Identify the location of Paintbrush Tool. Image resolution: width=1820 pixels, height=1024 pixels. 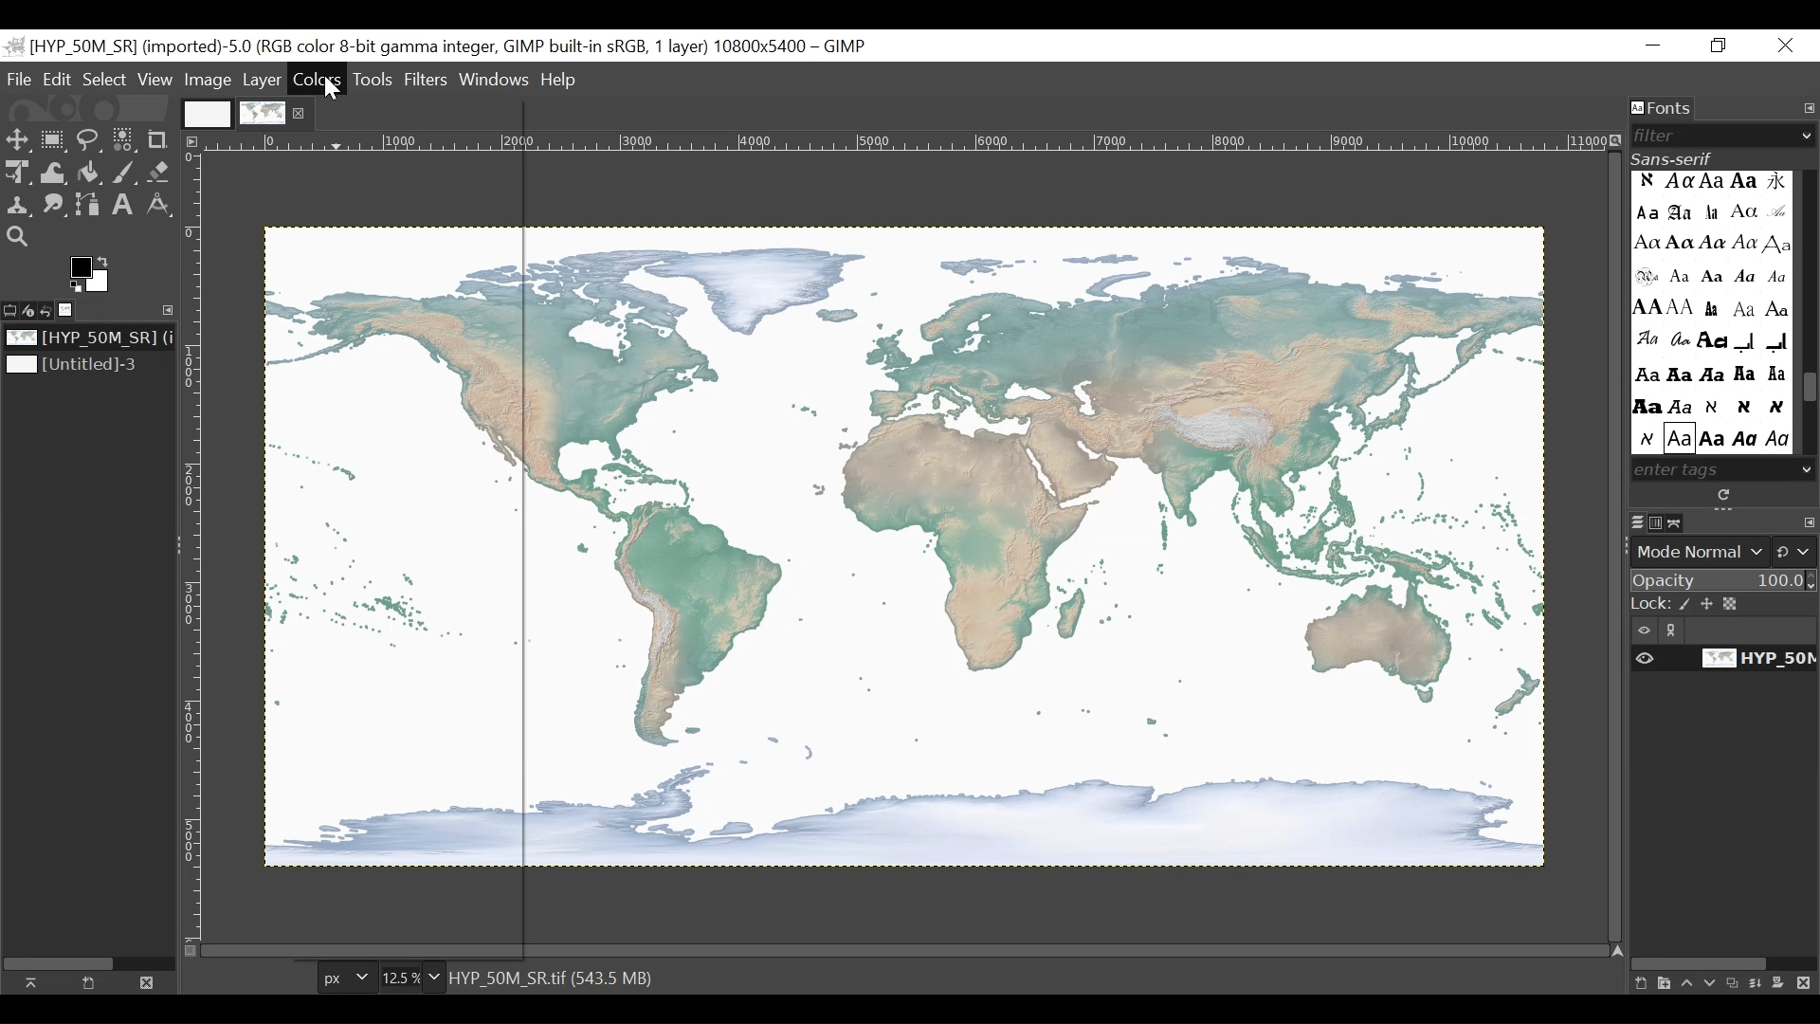
(126, 175).